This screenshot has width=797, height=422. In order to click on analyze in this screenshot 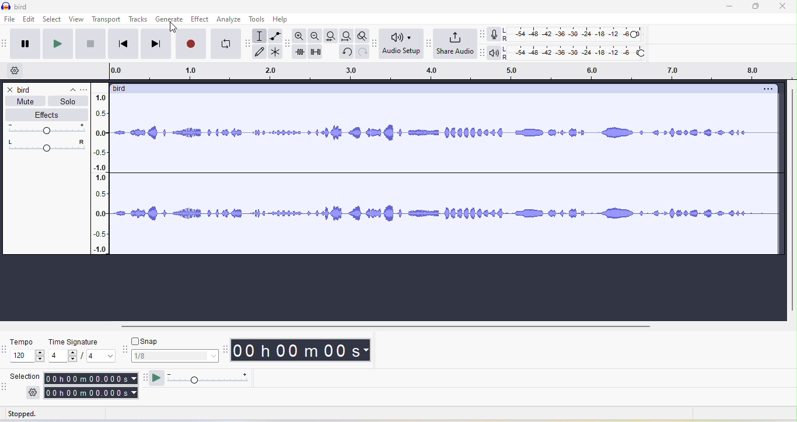, I will do `click(232, 20)`.